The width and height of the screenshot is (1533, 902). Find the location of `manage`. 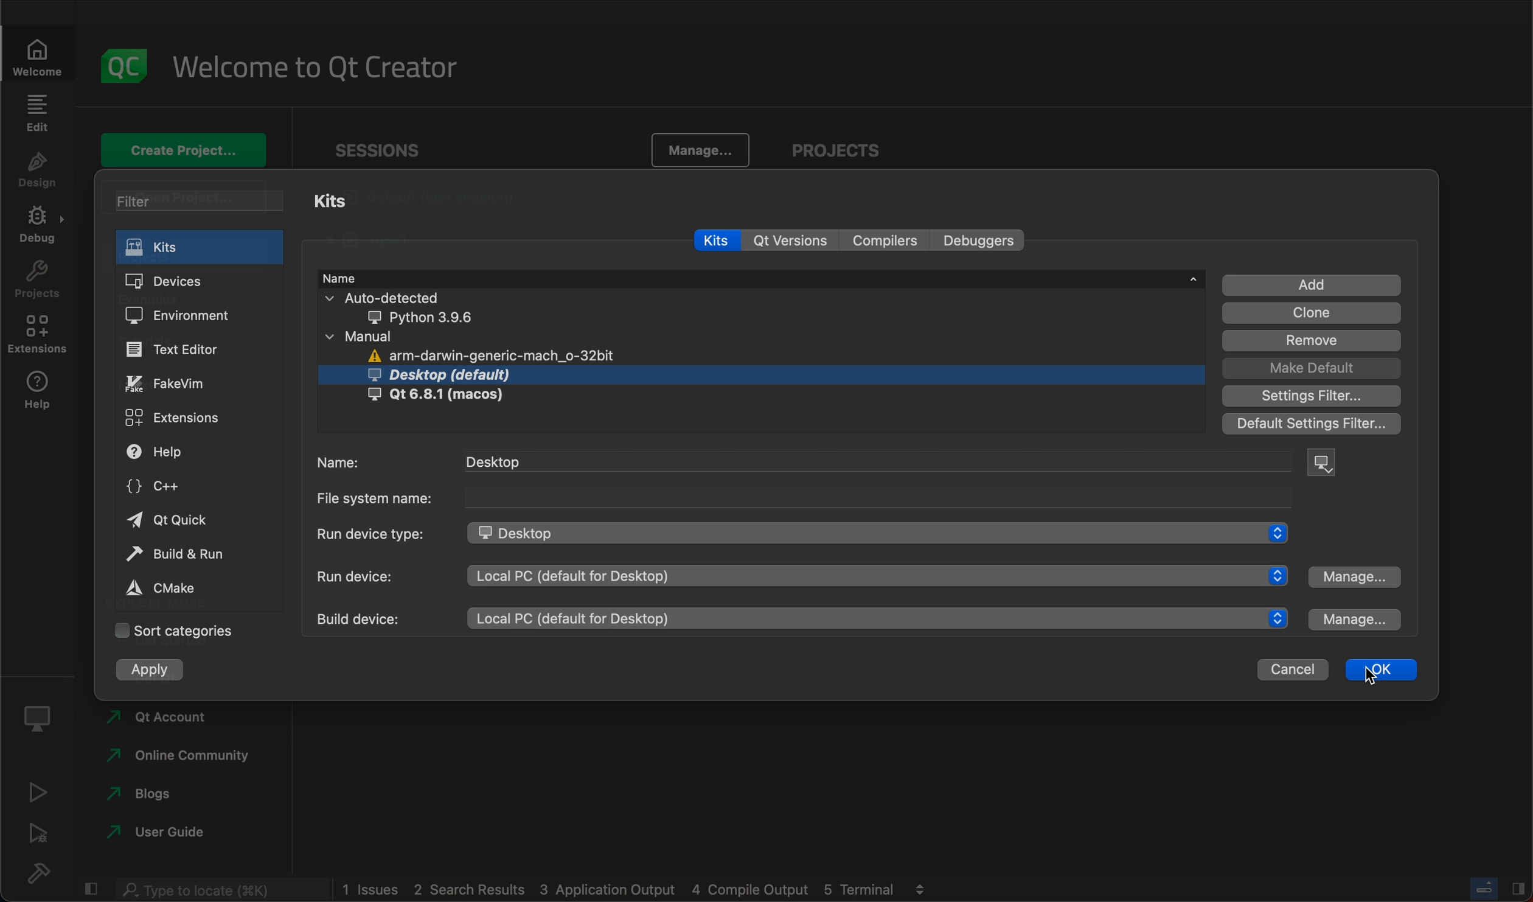

manage is located at coordinates (701, 148).